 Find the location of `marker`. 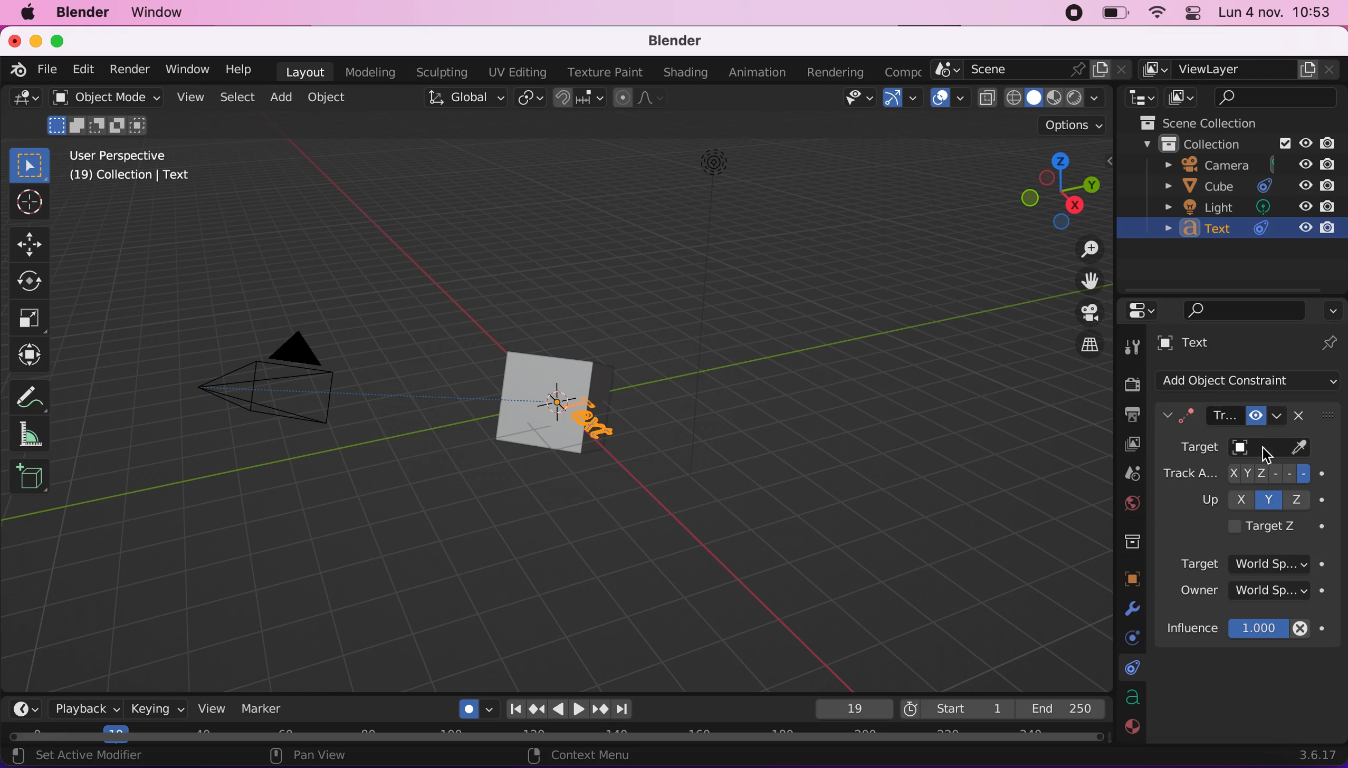

marker is located at coordinates (264, 709).